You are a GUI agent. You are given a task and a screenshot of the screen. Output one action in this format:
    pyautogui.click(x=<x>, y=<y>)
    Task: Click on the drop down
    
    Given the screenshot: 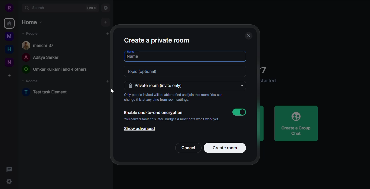 What is the action you would take?
    pyautogui.click(x=243, y=86)
    